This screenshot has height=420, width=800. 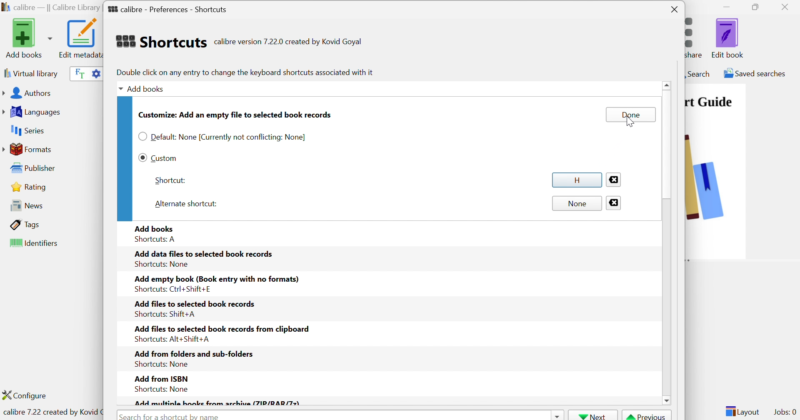 I want to click on Scroll Bar, so click(x=667, y=157).